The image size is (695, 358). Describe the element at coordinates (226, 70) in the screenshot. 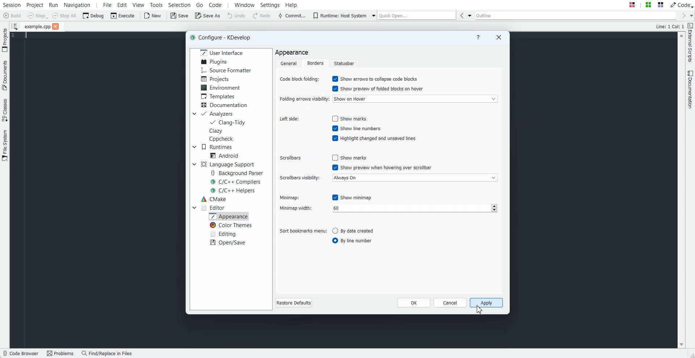

I see `Source Formatter` at that location.